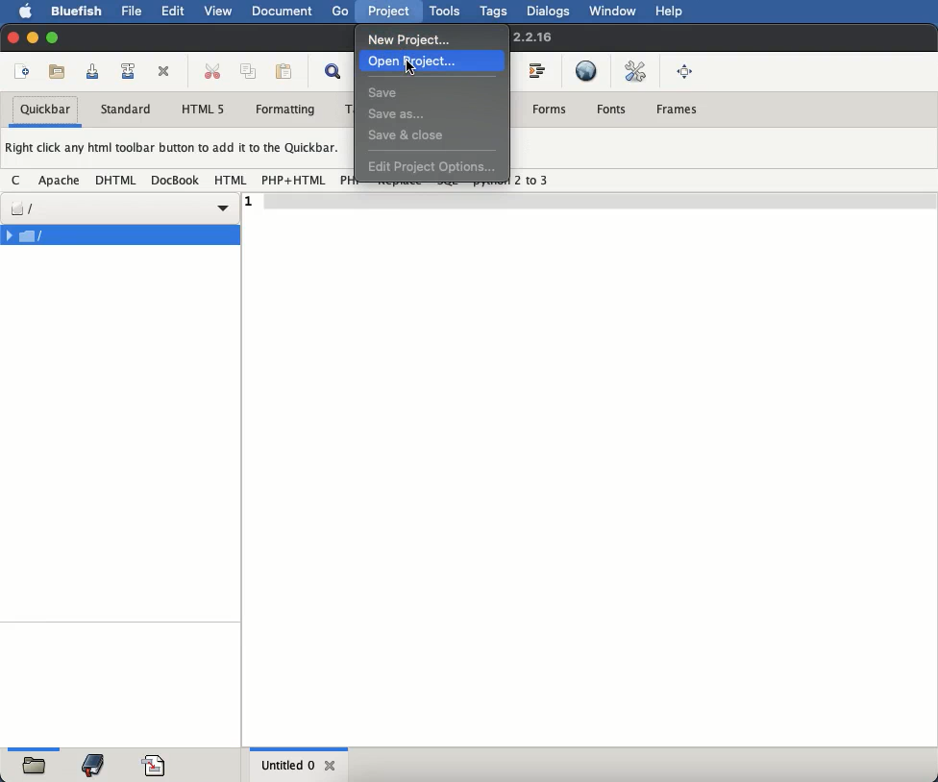  What do you see at coordinates (37, 767) in the screenshot?
I see `folder` at bounding box center [37, 767].